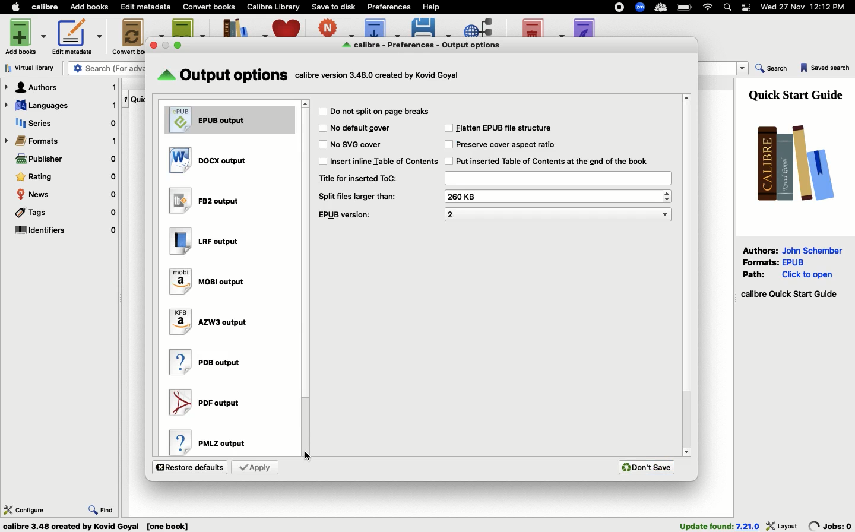  Describe the element at coordinates (814, 249) in the screenshot. I see `John Schember` at that location.